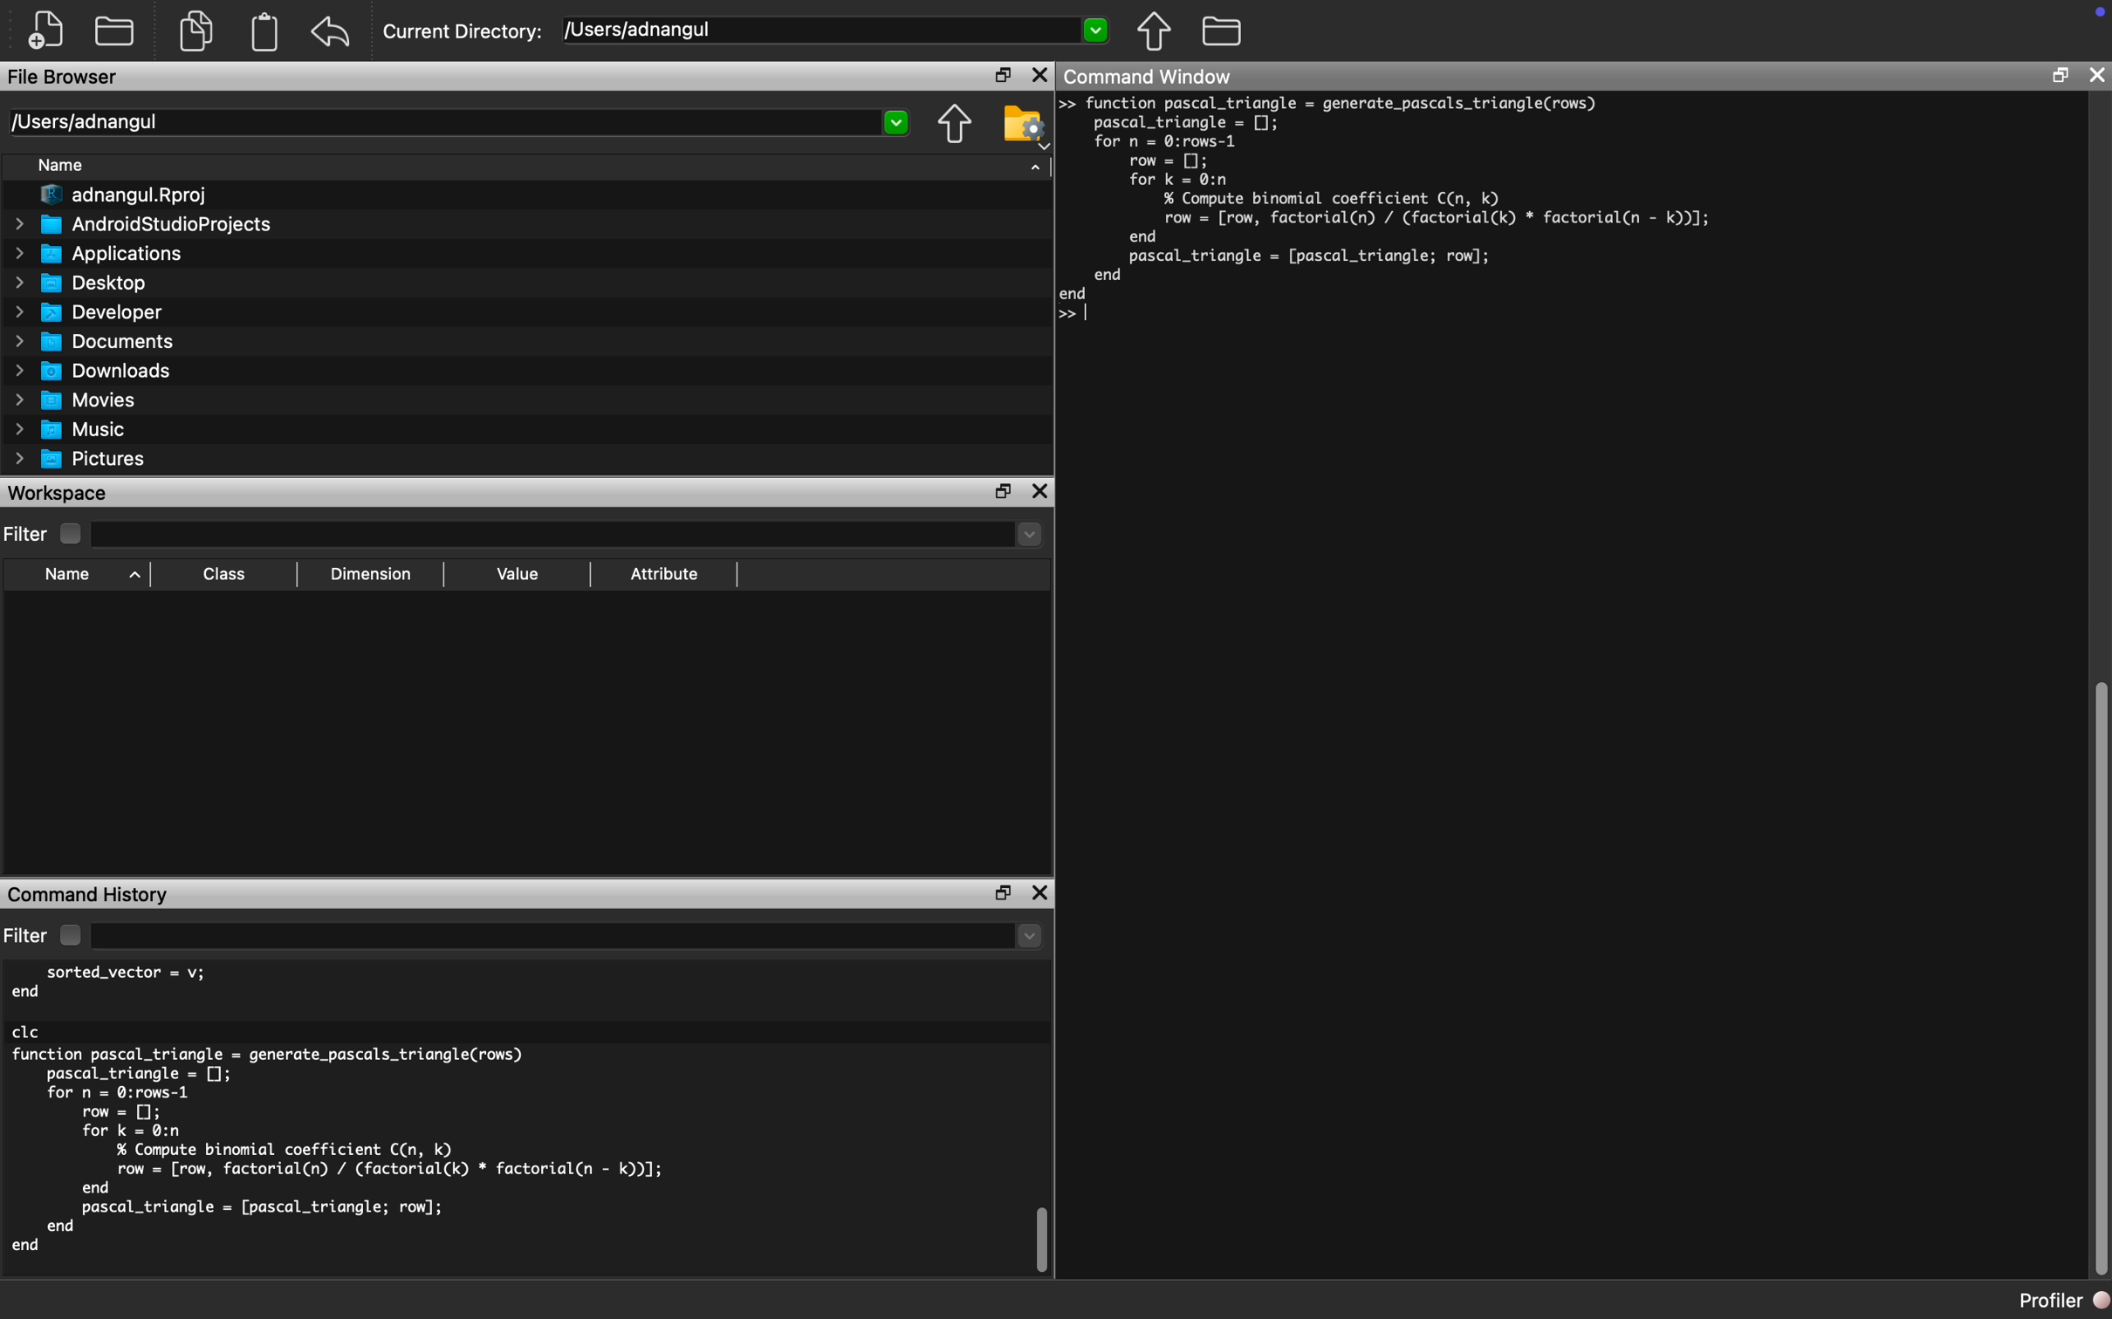 Image resolution: width=2112 pixels, height=1319 pixels. I want to click on /Users/adnangul, so click(835, 29).